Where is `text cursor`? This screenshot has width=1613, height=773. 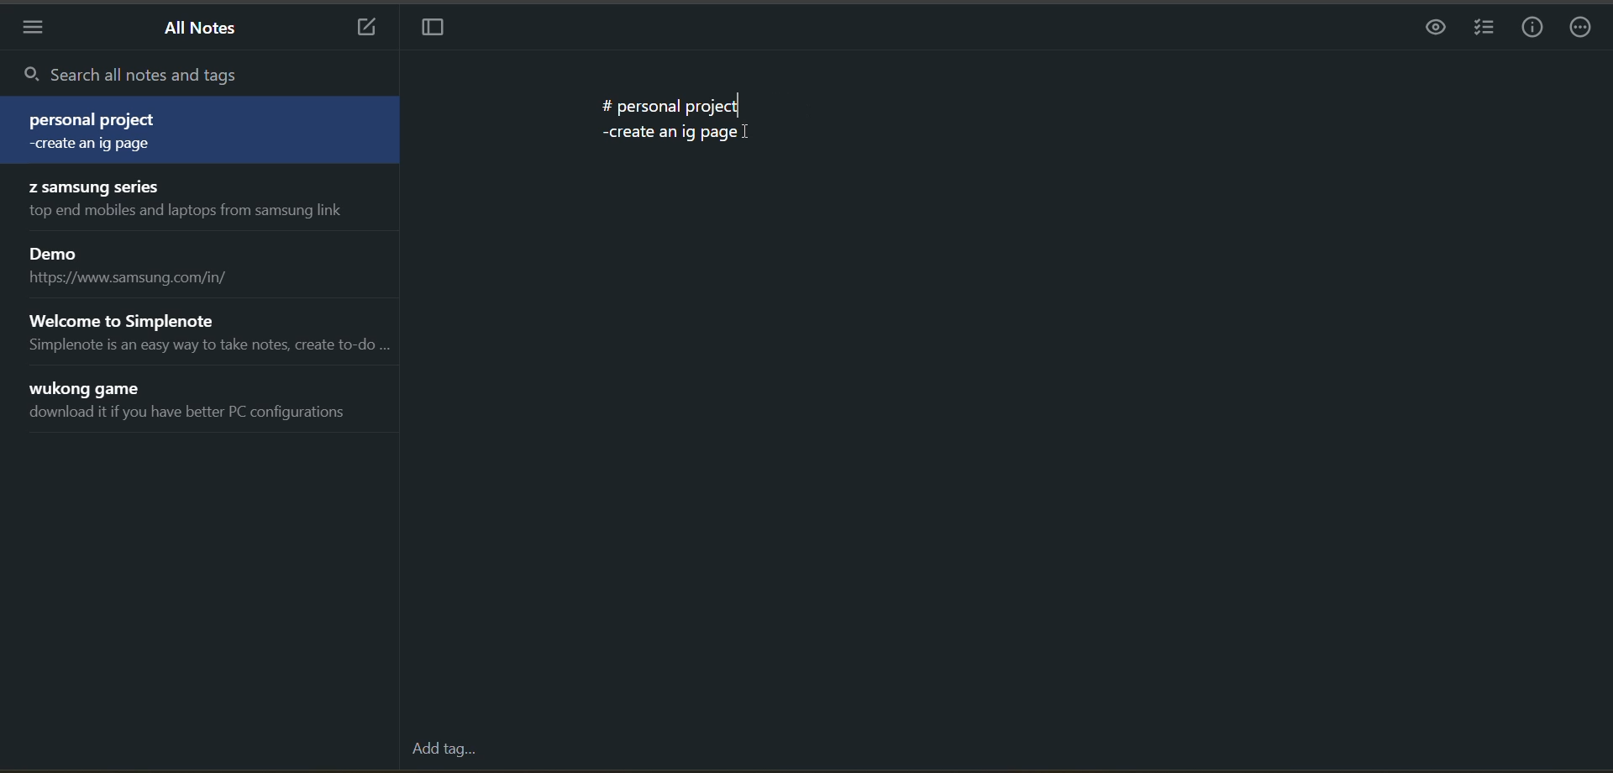
text cursor is located at coordinates (744, 117).